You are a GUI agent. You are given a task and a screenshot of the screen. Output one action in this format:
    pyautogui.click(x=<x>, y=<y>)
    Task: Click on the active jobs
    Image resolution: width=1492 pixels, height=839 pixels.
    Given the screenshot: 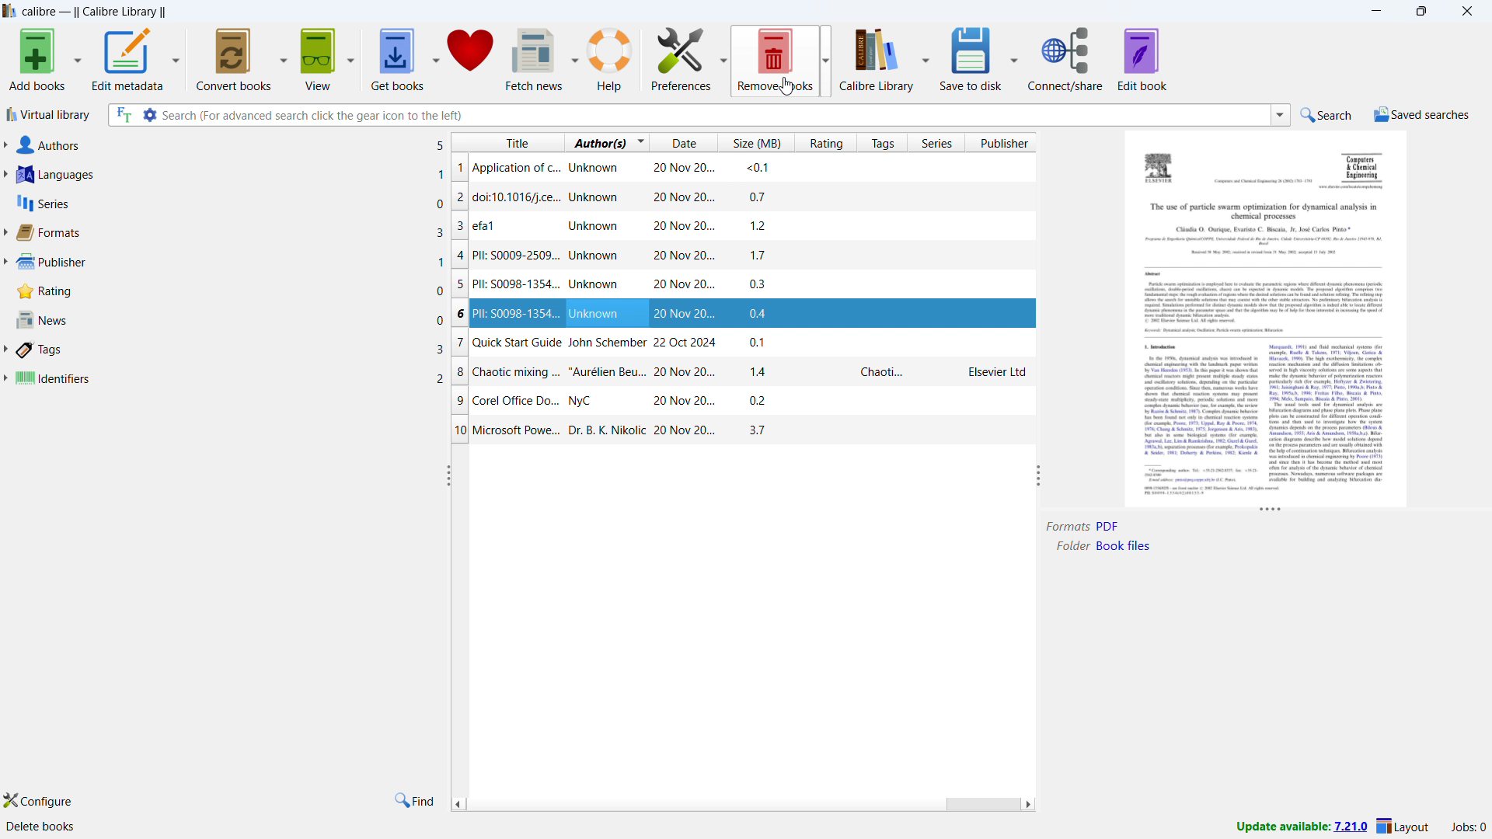 What is the action you would take?
    pyautogui.click(x=1469, y=828)
    